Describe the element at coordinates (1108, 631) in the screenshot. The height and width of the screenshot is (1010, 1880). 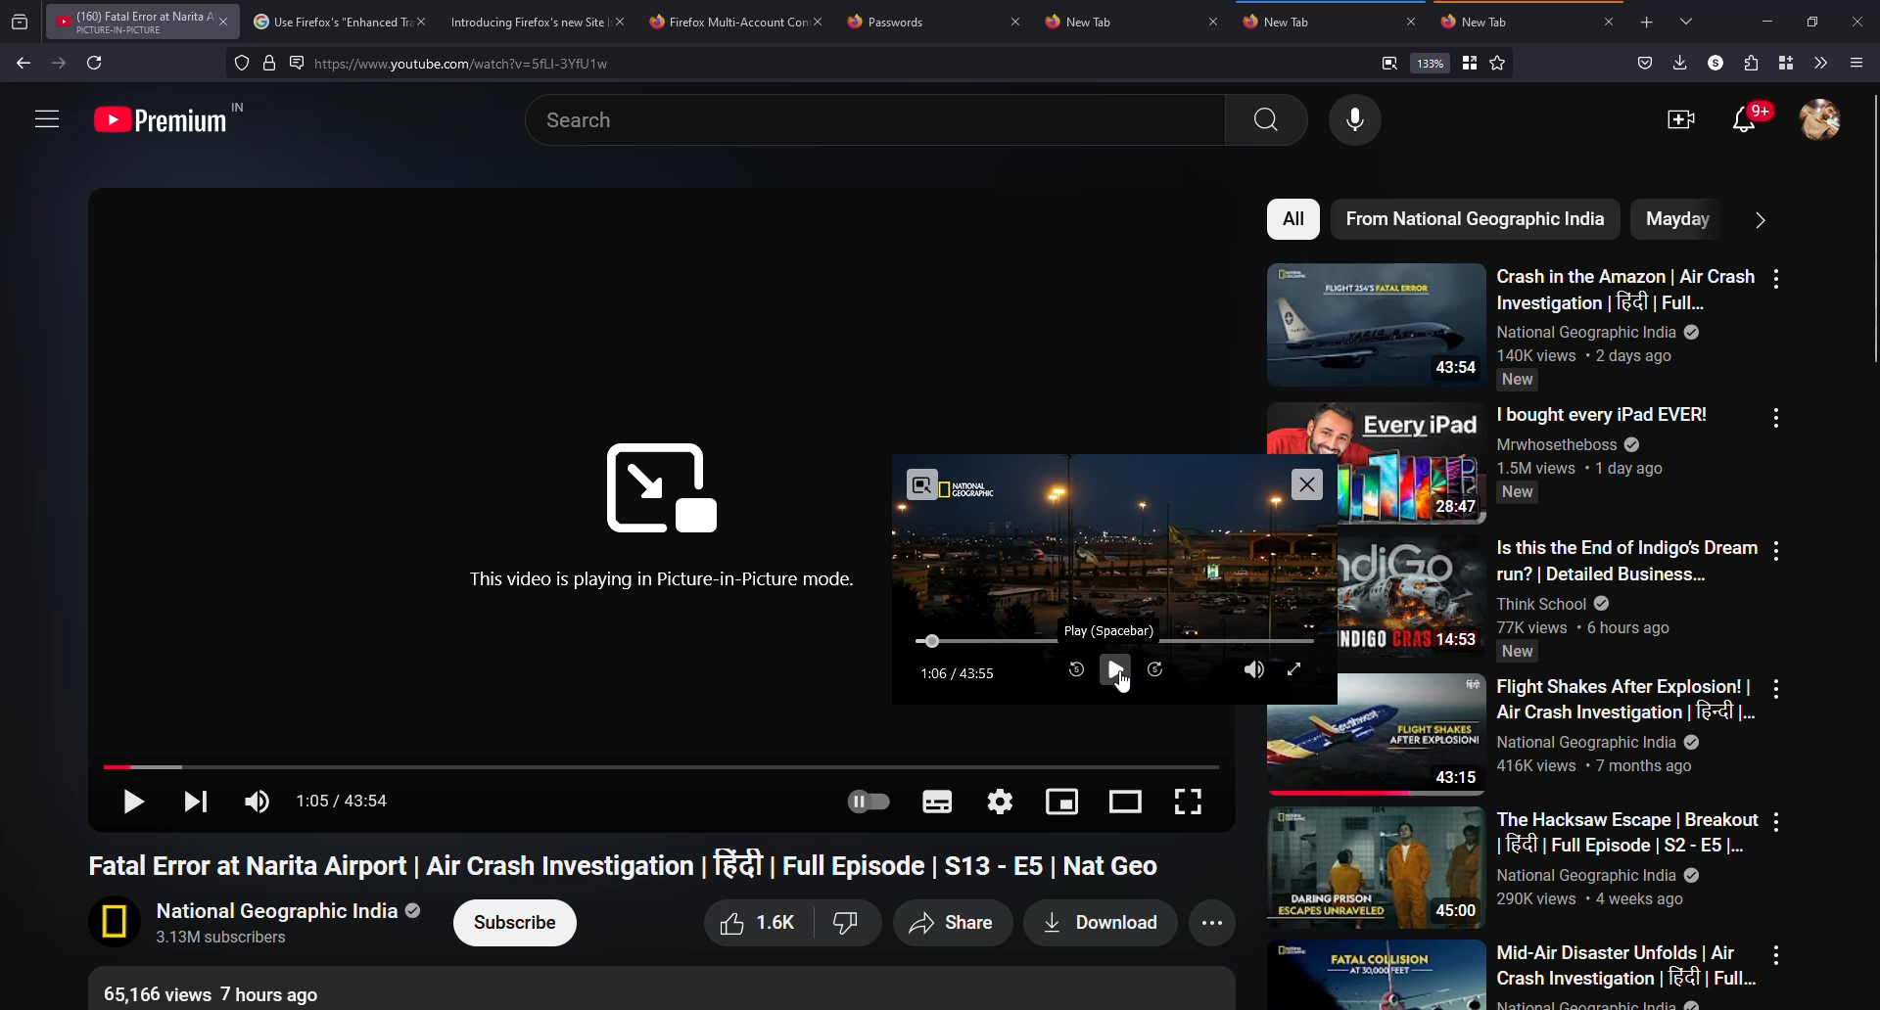
I see `play button description` at that location.